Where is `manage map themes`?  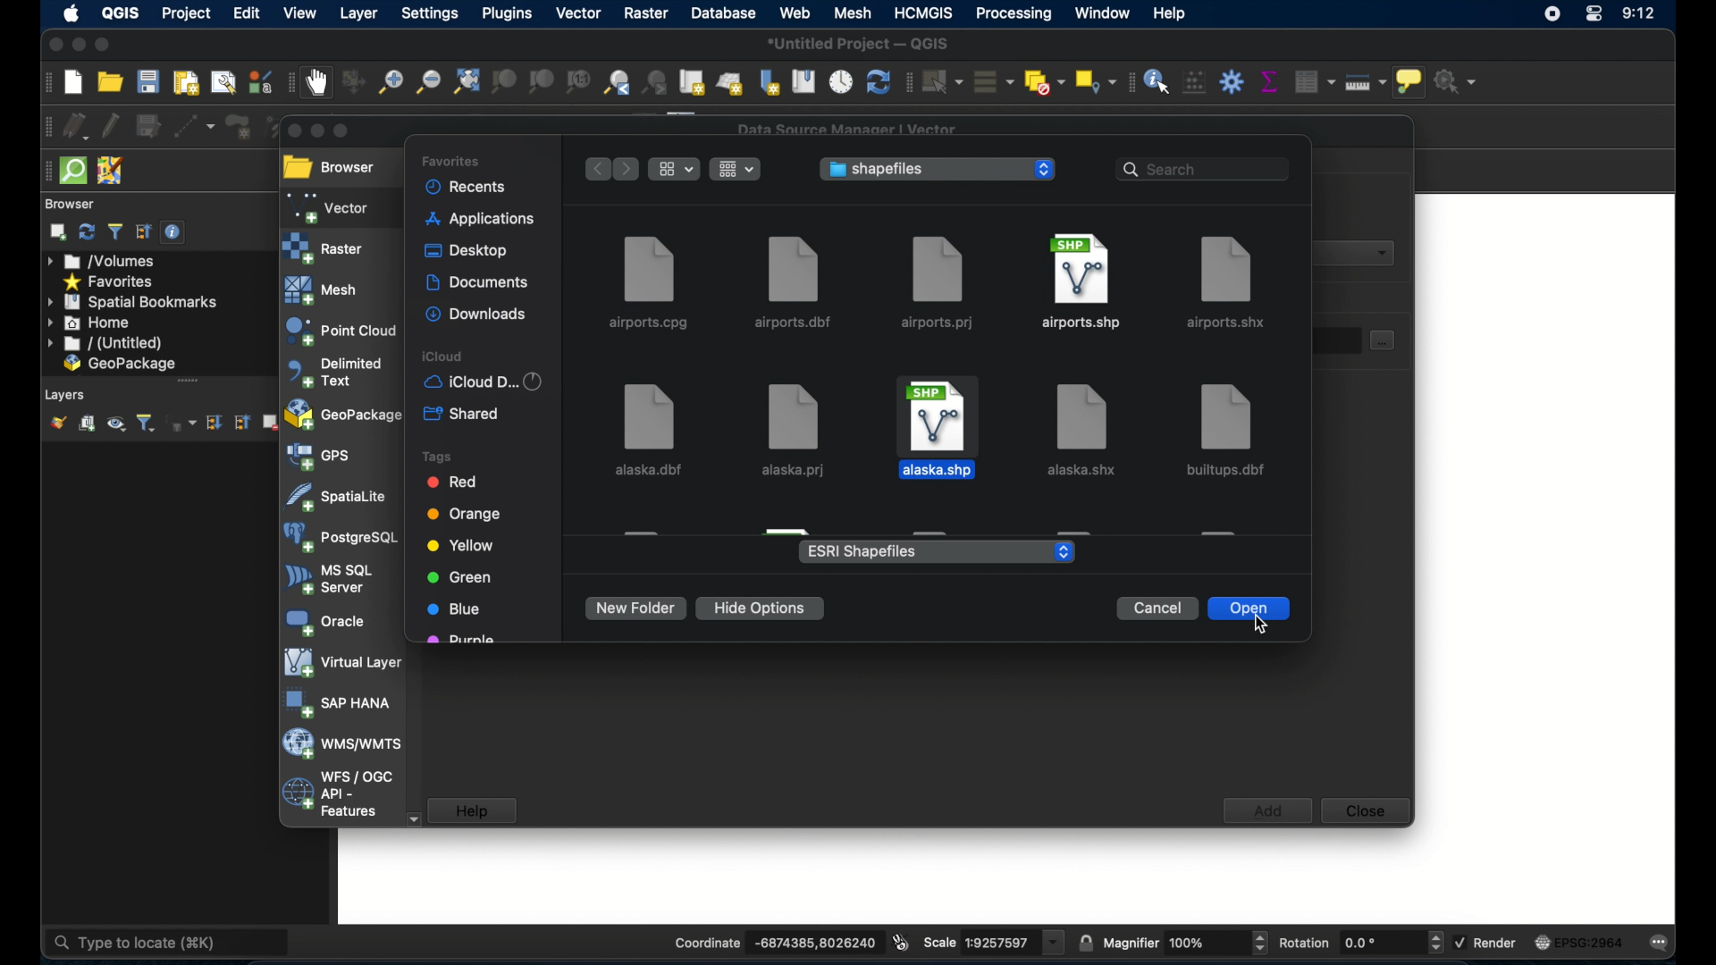
manage map themes is located at coordinates (116, 425).